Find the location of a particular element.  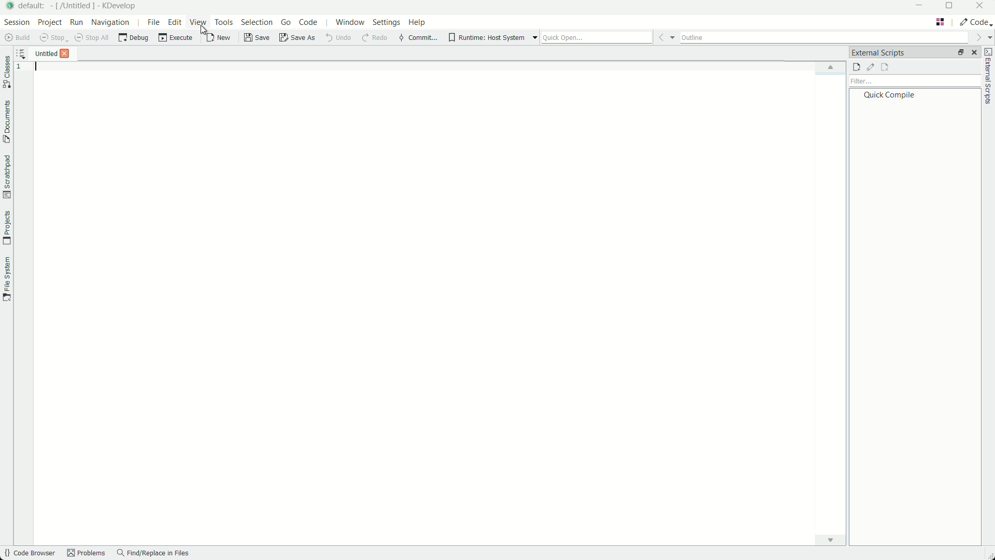

documents is located at coordinates (6, 121).